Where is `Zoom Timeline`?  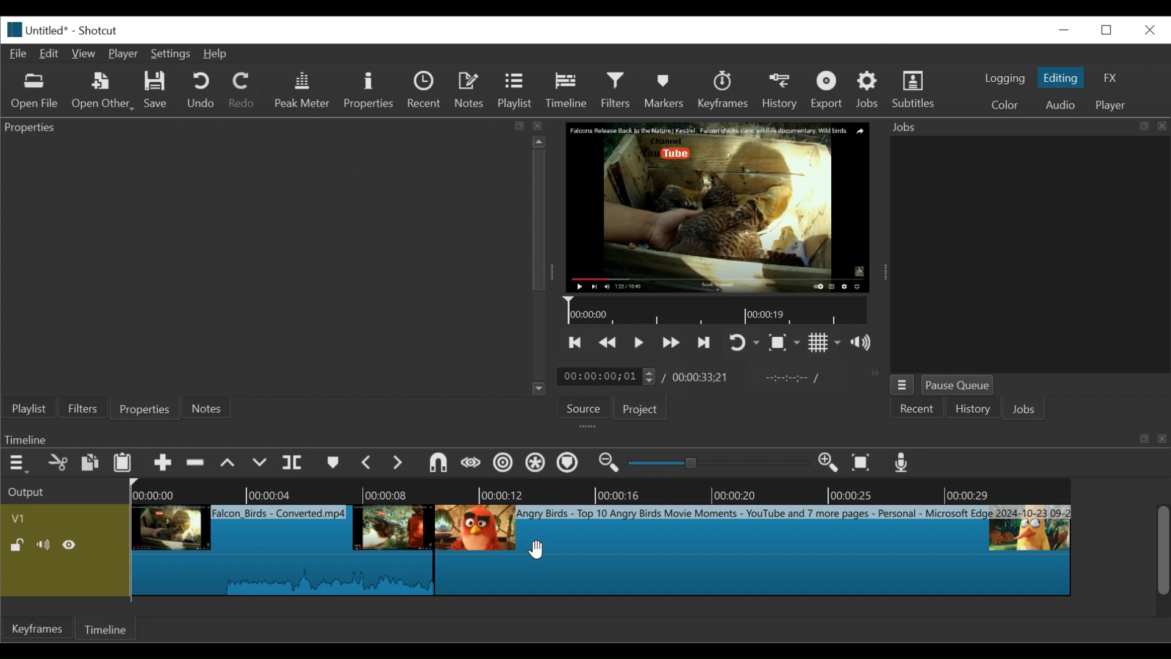
Zoom Timeline is located at coordinates (646, 492).